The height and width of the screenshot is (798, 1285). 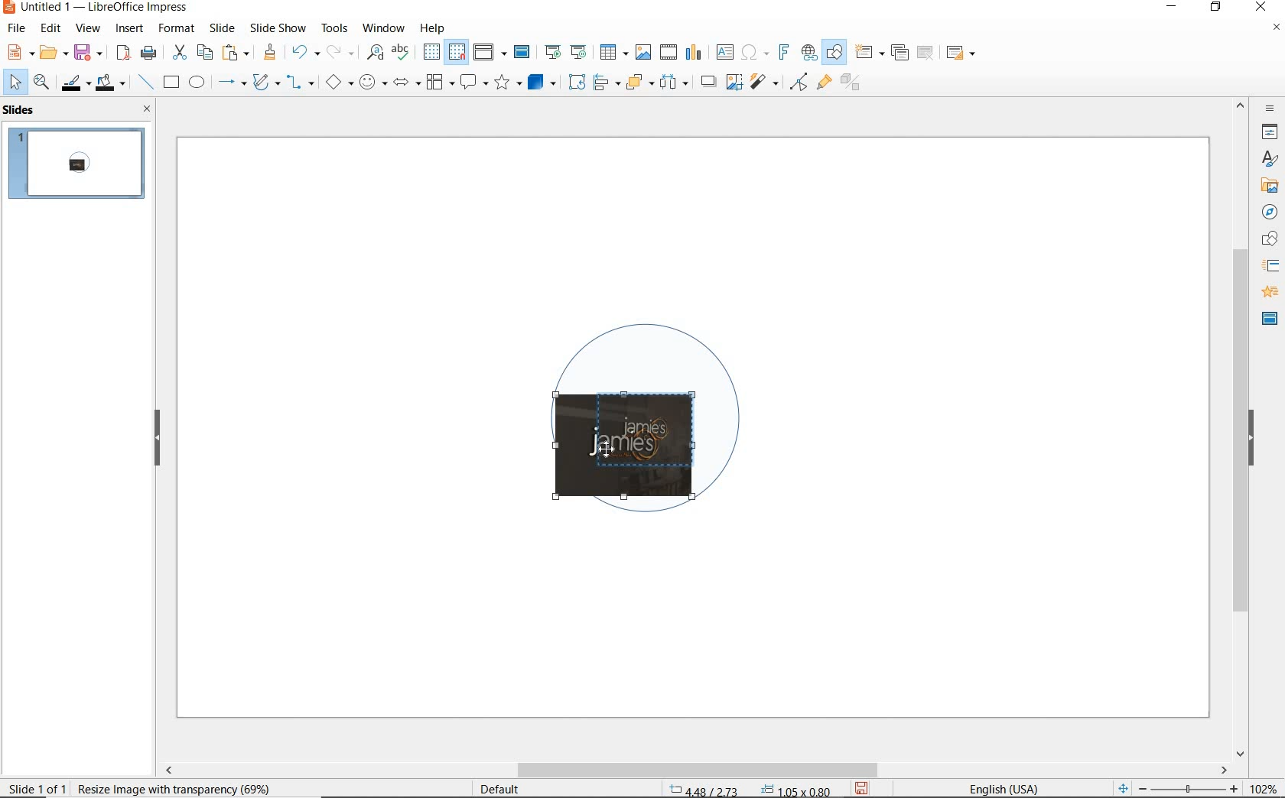 I want to click on start from first/current slide, so click(x=565, y=50).